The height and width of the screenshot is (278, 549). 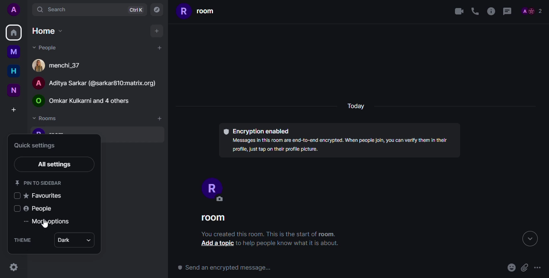 I want to click on room, so click(x=215, y=219).